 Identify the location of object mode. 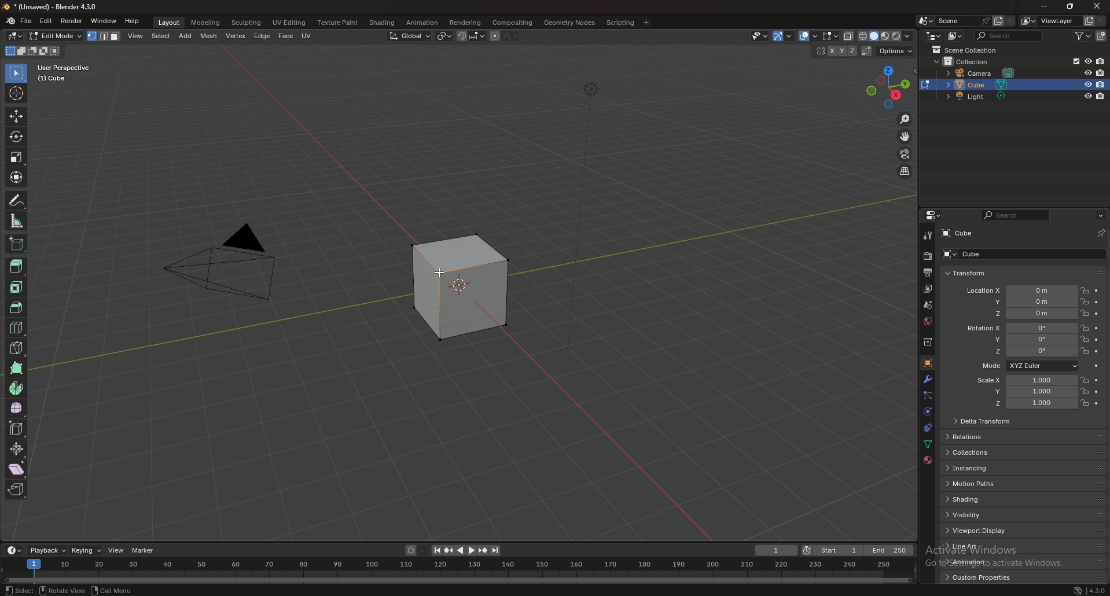
(76, 35).